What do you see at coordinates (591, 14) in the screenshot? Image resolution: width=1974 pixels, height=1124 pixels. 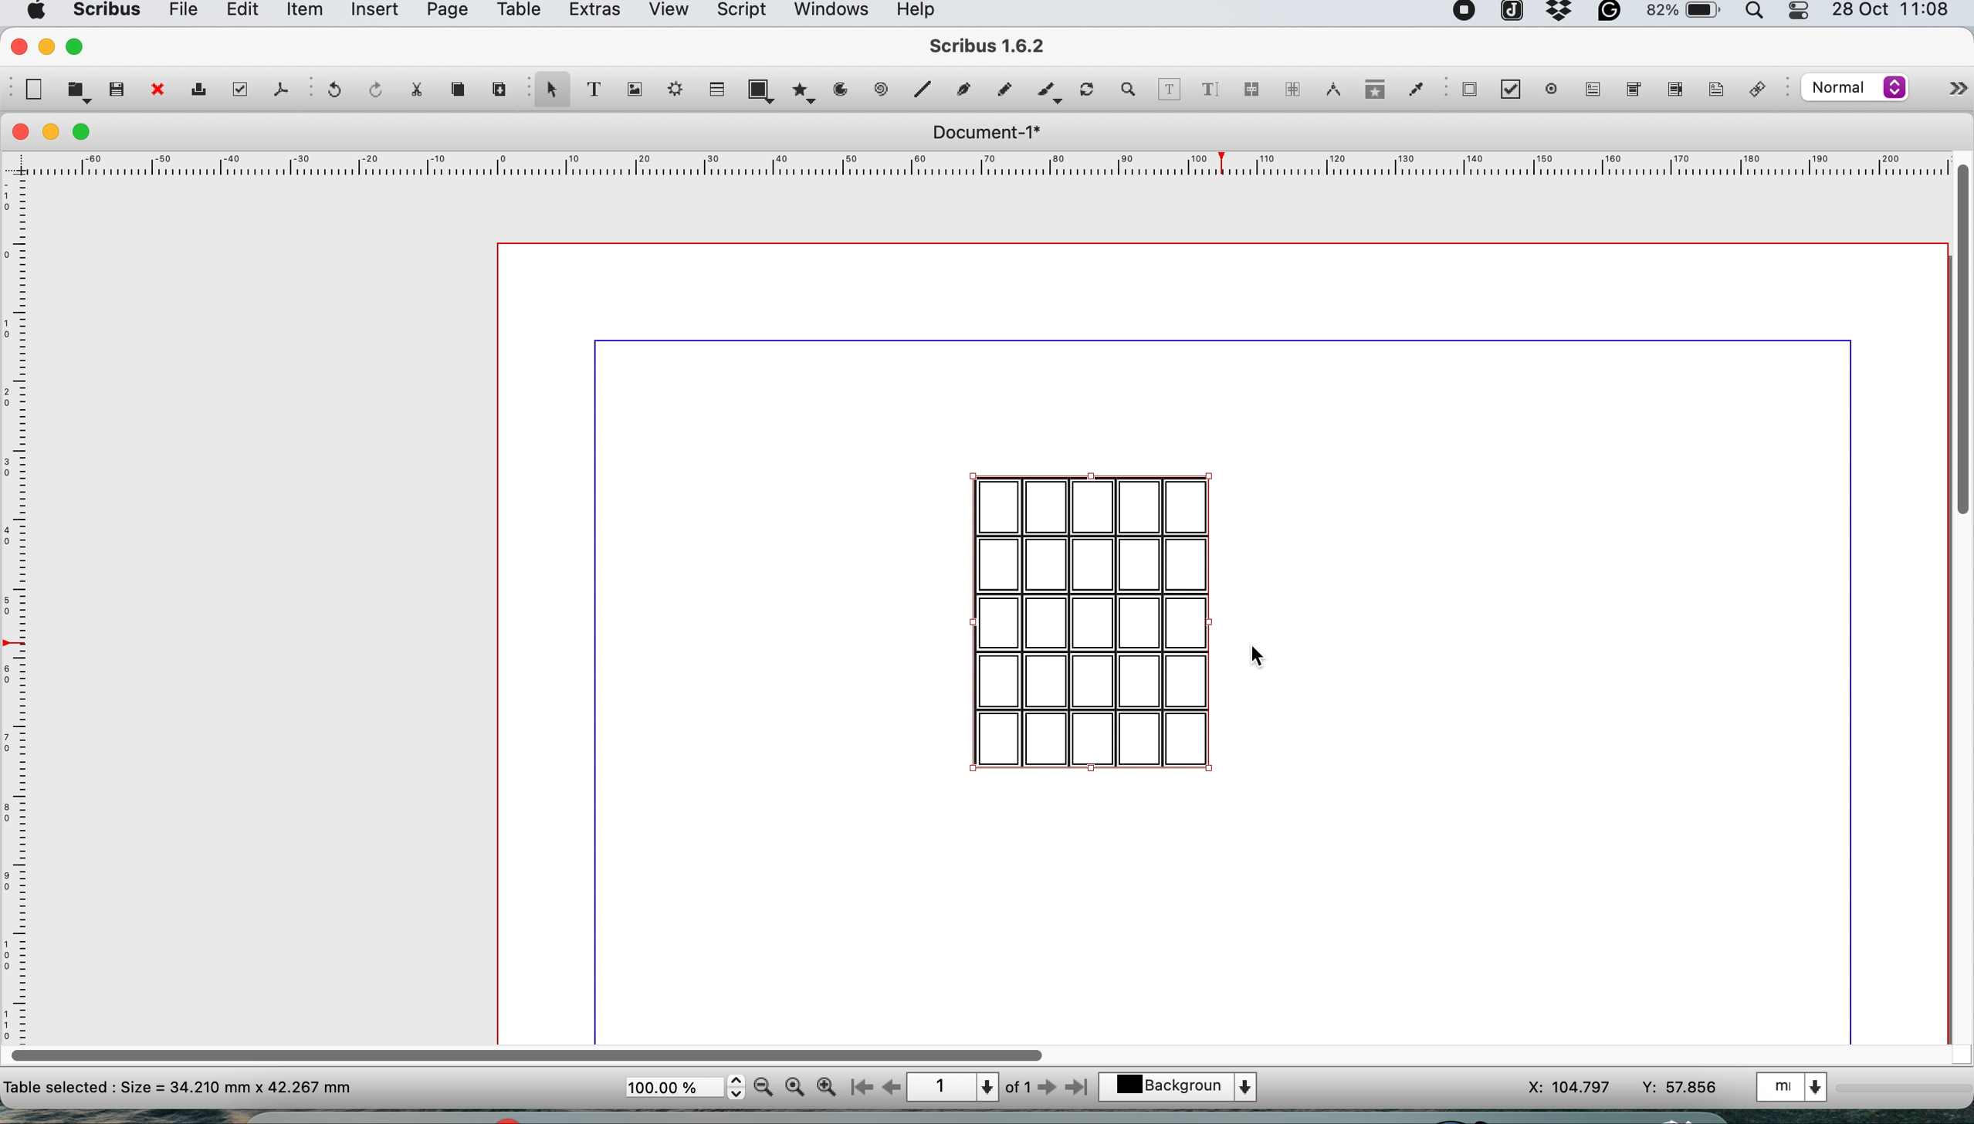 I see `extras` at bounding box center [591, 14].